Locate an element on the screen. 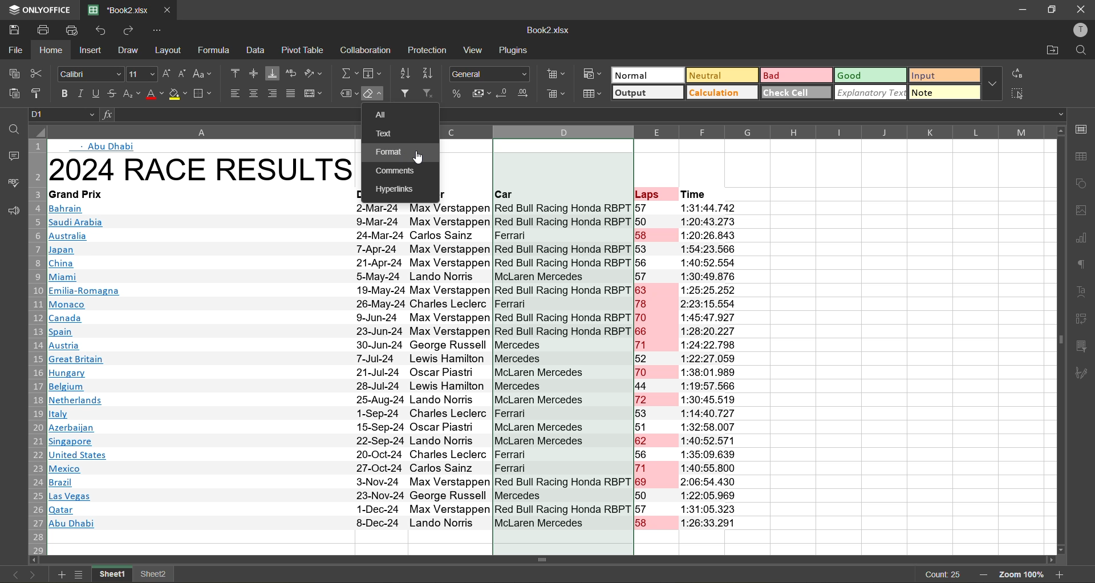 The width and height of the screenshot is (1095, 583). formula is located at coordinates (216, 50).